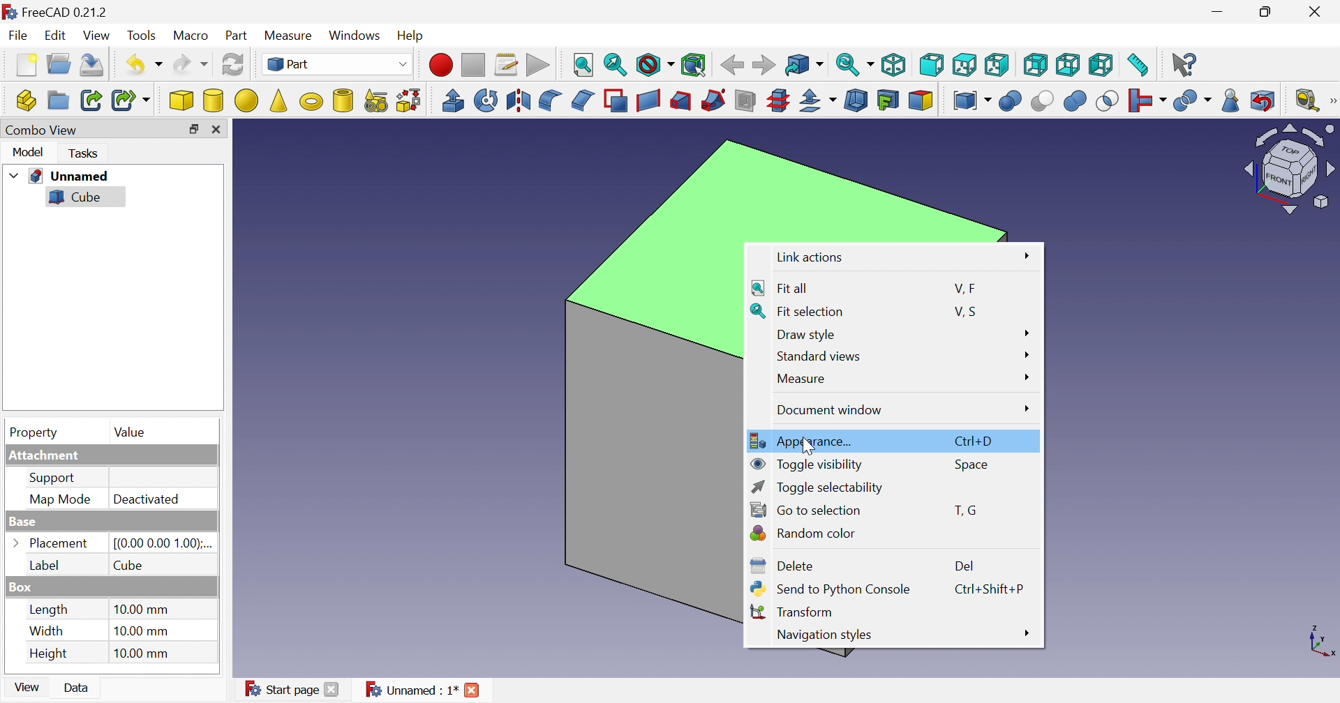 The width and height of the screenshot is (1340, 703). What do you see at coordinates (29, 152) in the screenshot?
I see `Model` at bounding box center [29, 152].